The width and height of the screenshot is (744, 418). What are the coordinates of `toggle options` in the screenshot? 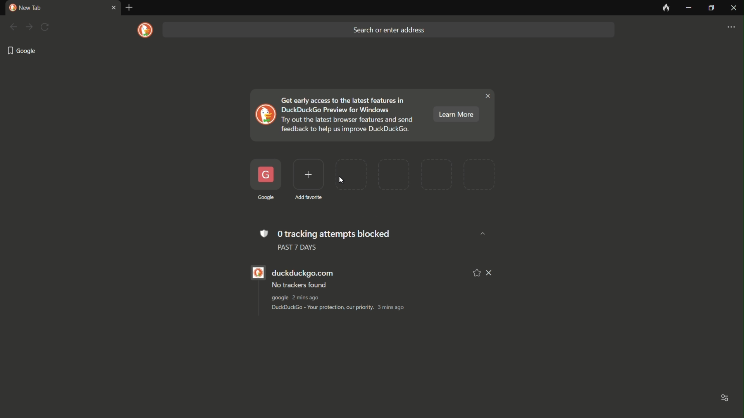 It's located at (725, 399).